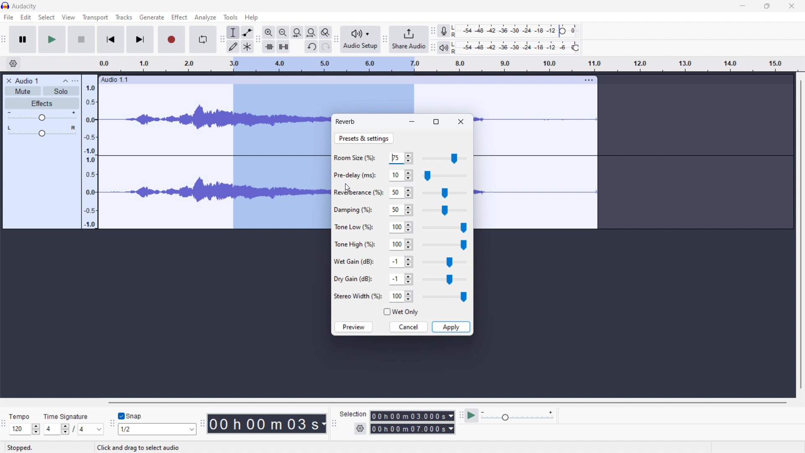 The image size is (805, 453). What do you see at coordinates (312, 46) in the screenshot?
I see `undo` at bounding box center [312, 46].